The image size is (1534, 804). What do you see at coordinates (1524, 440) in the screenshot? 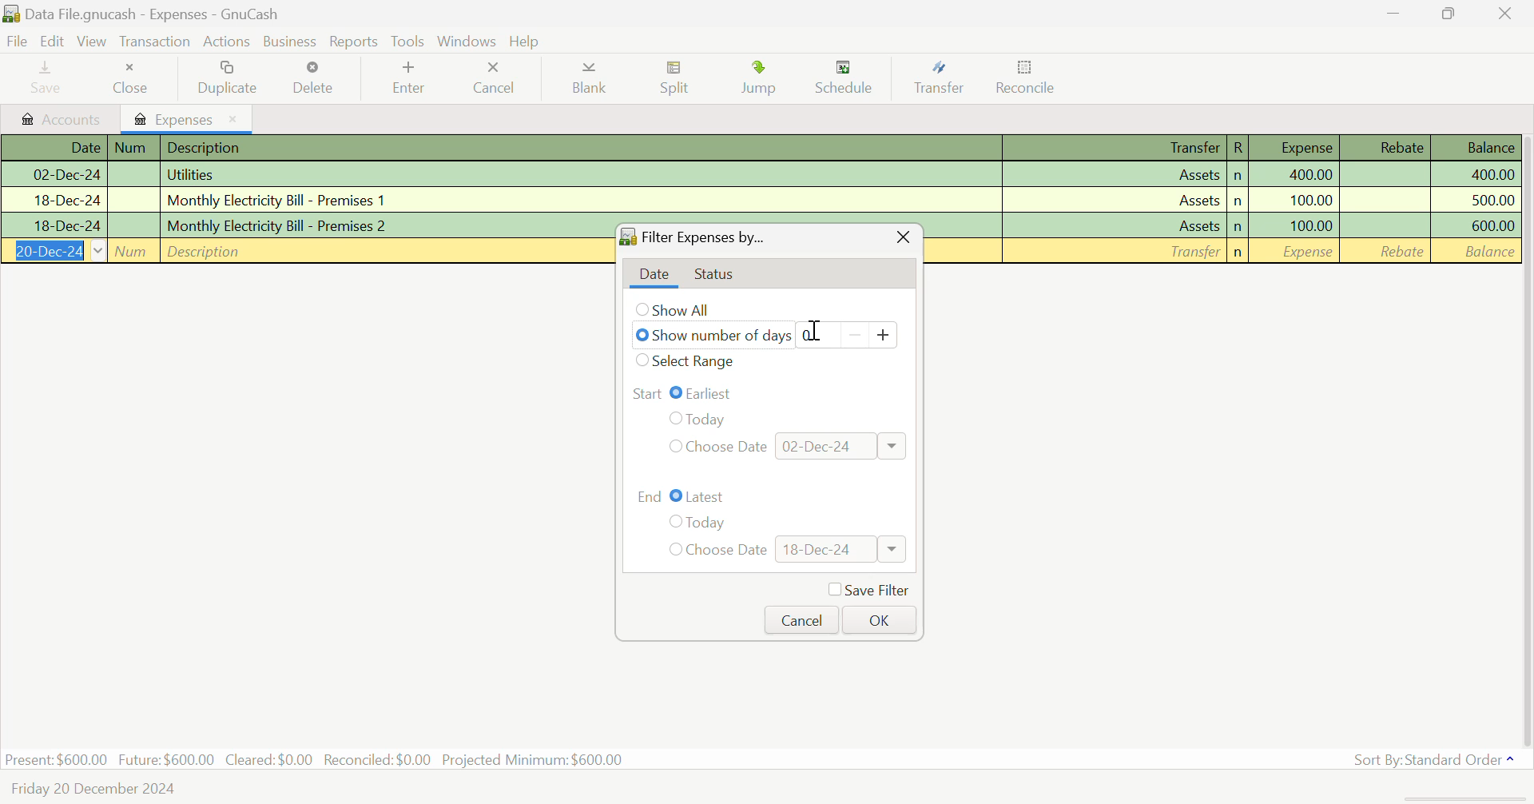
I see `Scroll Bar` at bounding box center [1524, 440].